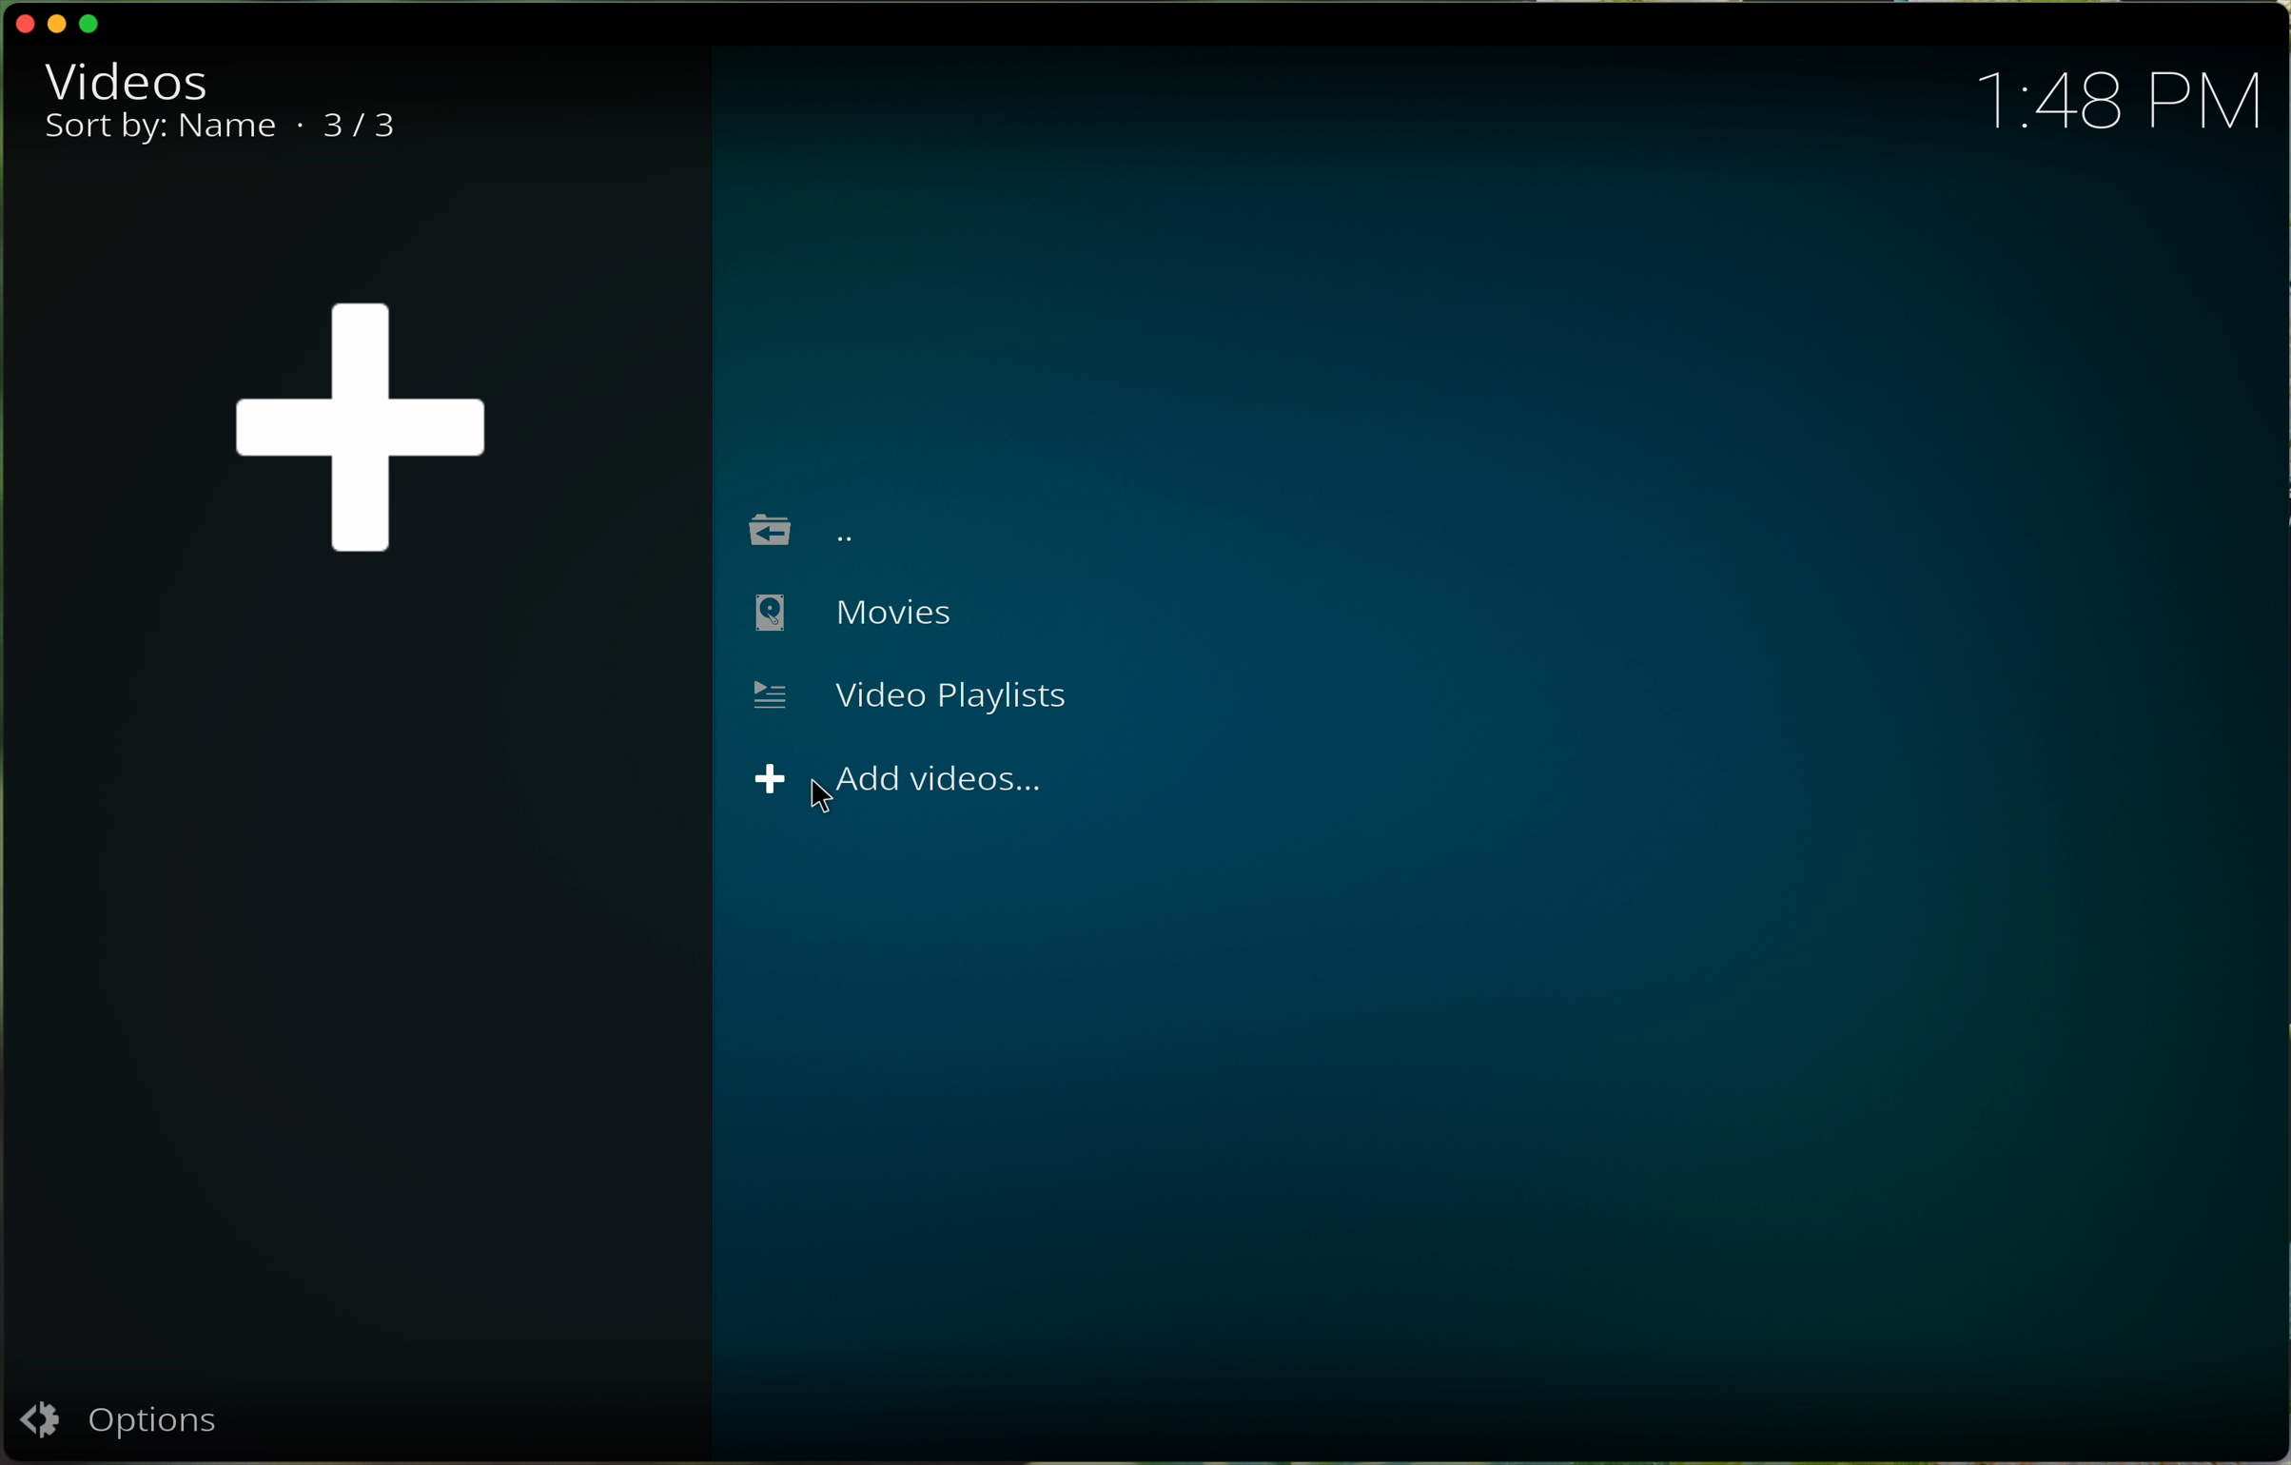 The image size is (2291, 1465). What do you see at coordinates (61, 22) in the screenshot?
I see `minimise` at bounding box center [61, 22].